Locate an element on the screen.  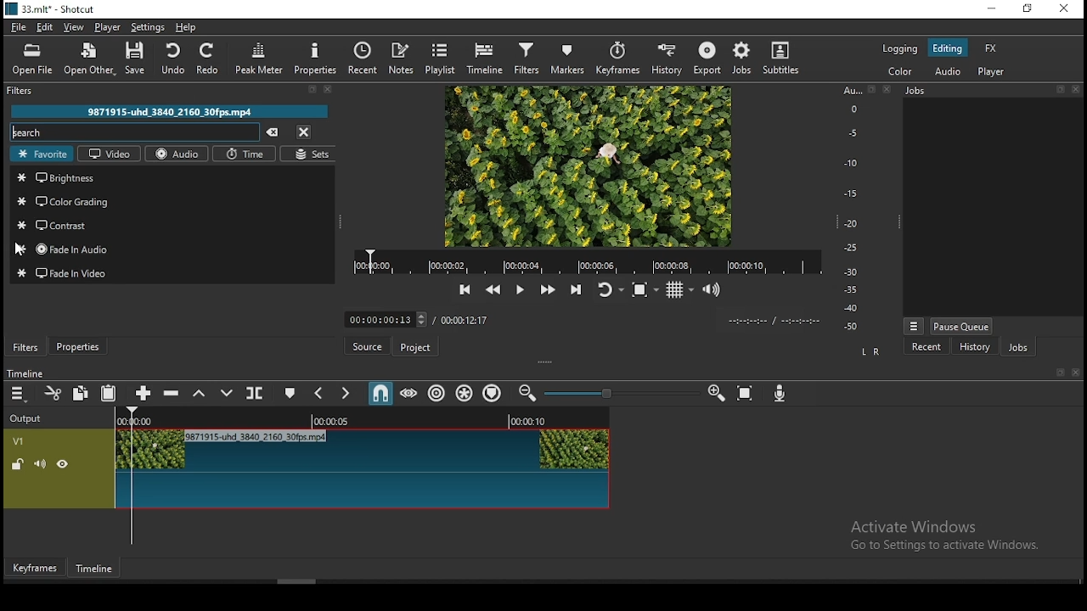
-20 is located at coordinates (852, 221).